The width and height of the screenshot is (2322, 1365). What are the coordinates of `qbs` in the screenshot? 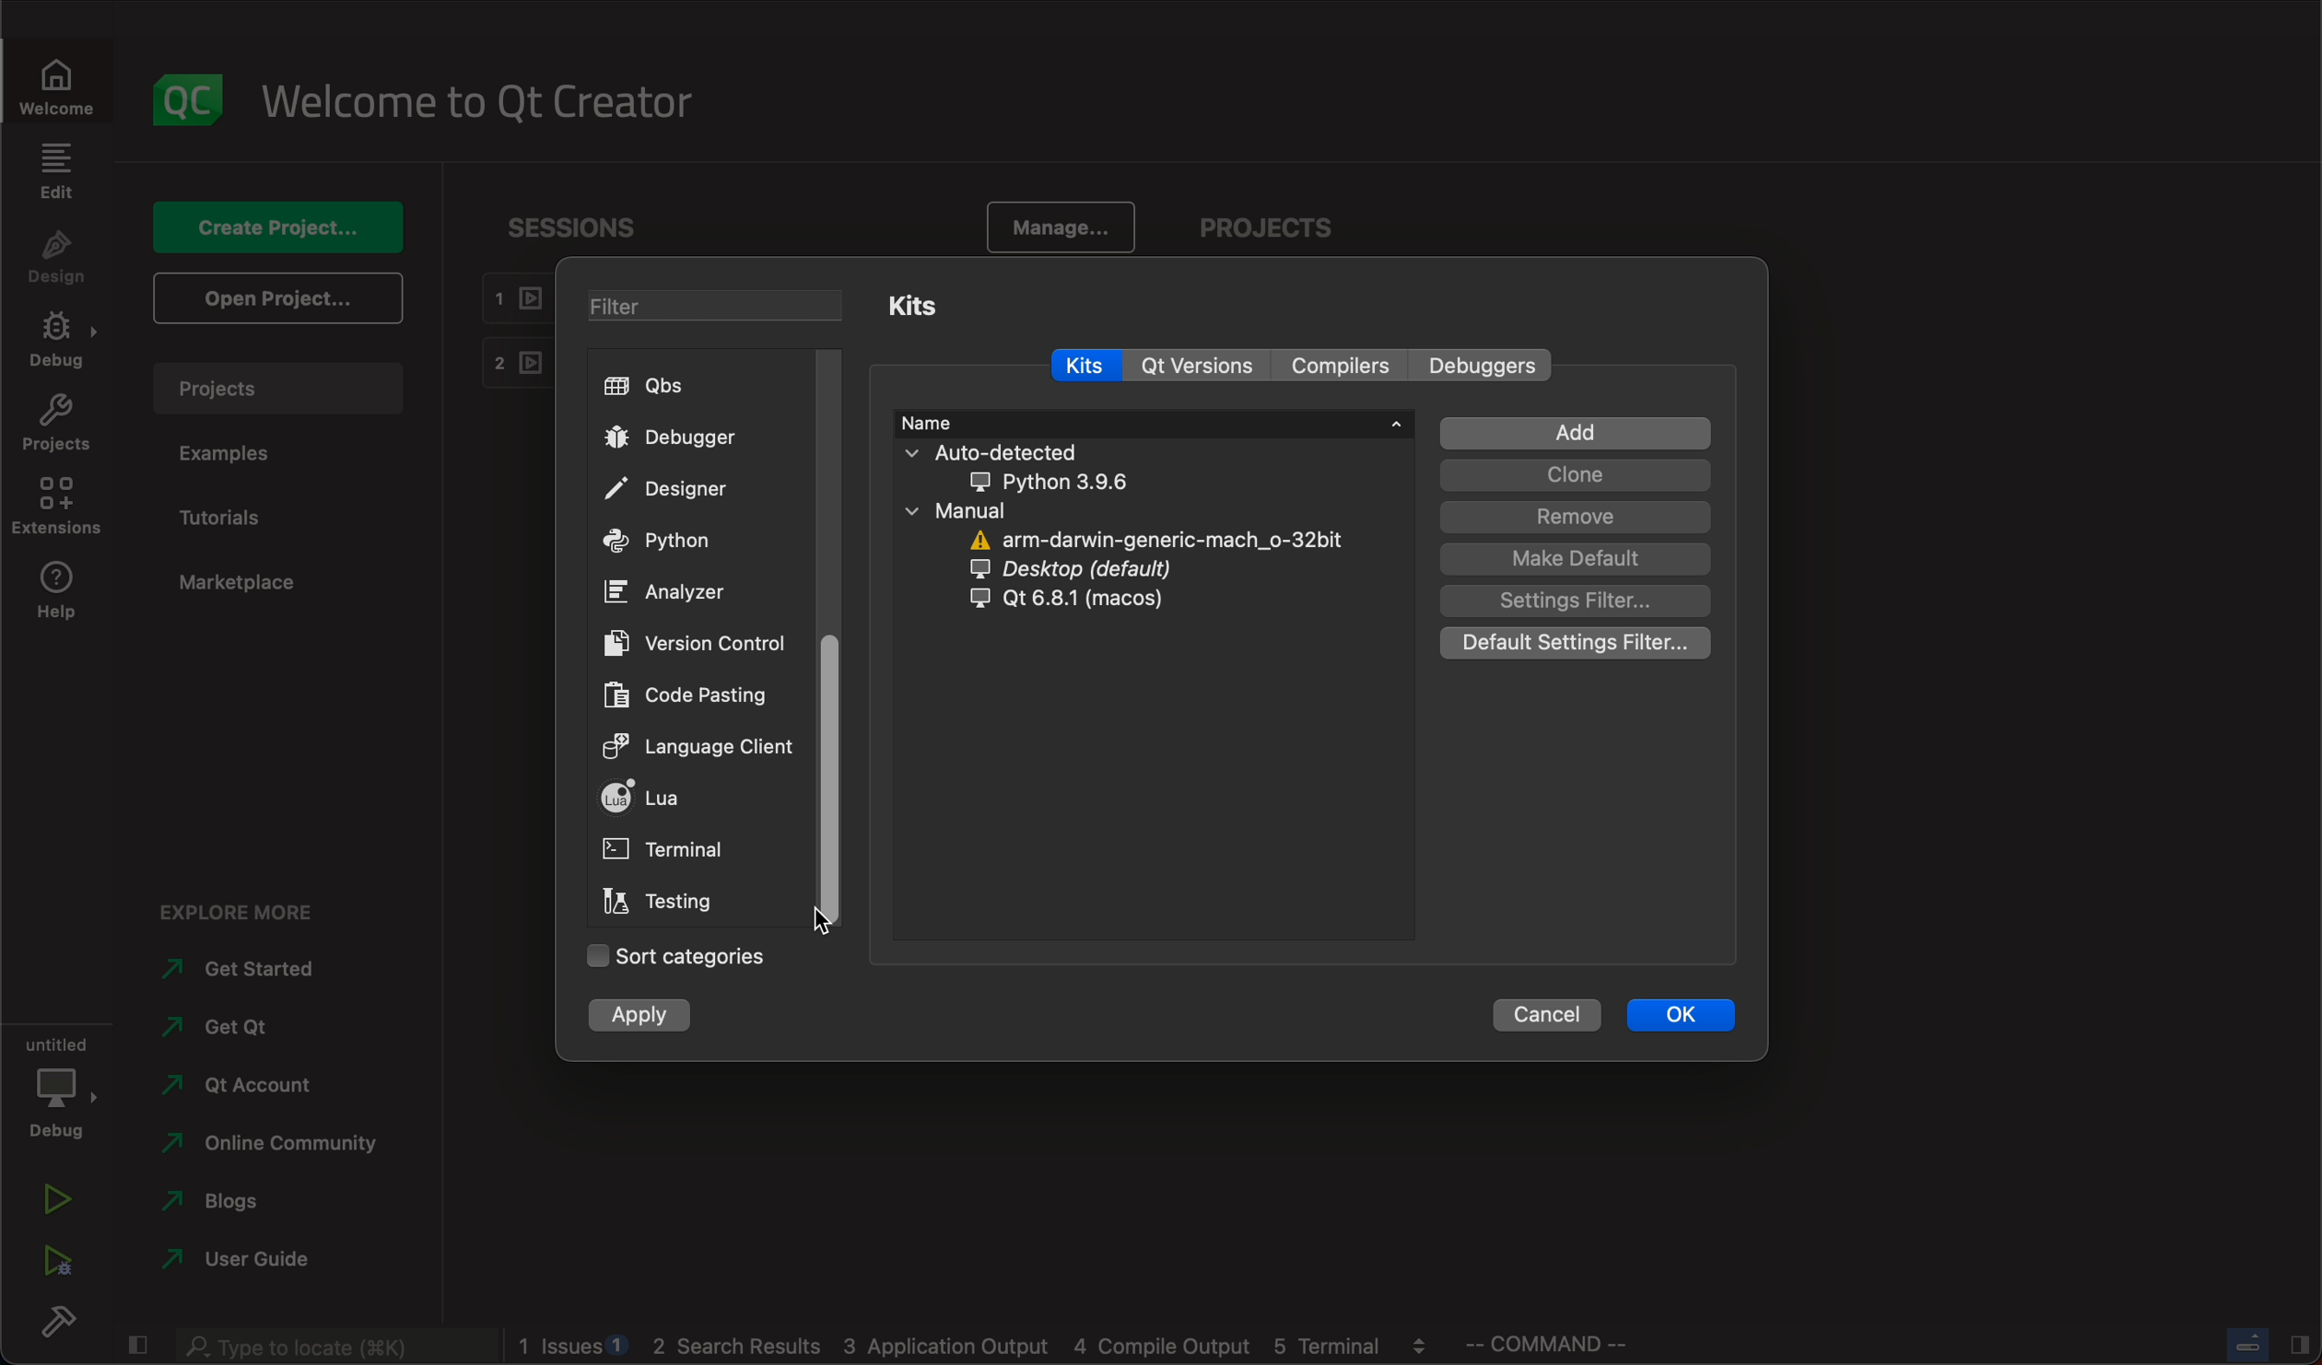 It's located at (670, 389).